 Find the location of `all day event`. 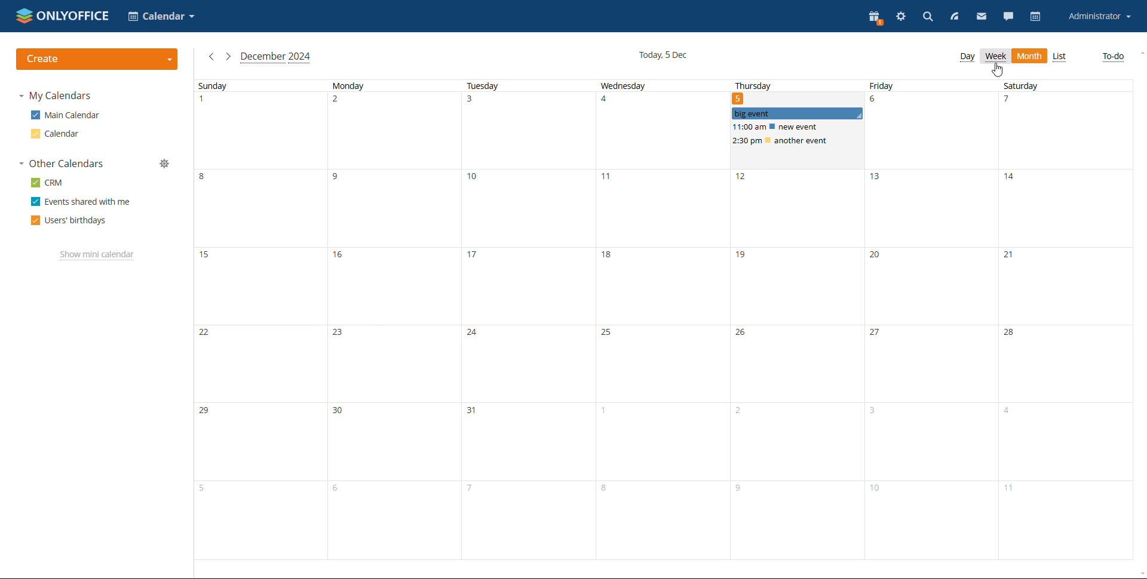

all day event is located at coordinates (798, 113).